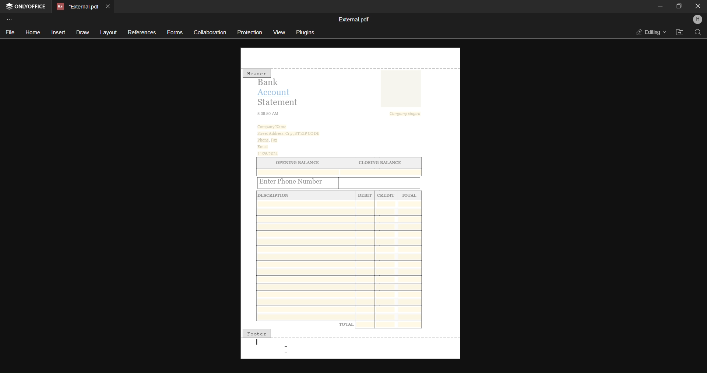  I want to click on ‘OPENING BALANCE, so click(297, 163).